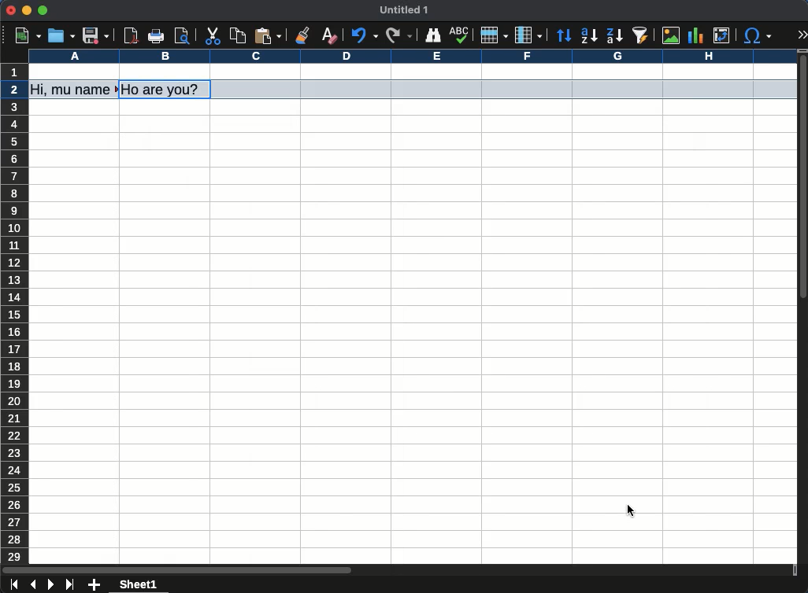  What do you see at coordinates (803, 35) in the screenshot?
I see `expand` at bounding box center [803, 35].